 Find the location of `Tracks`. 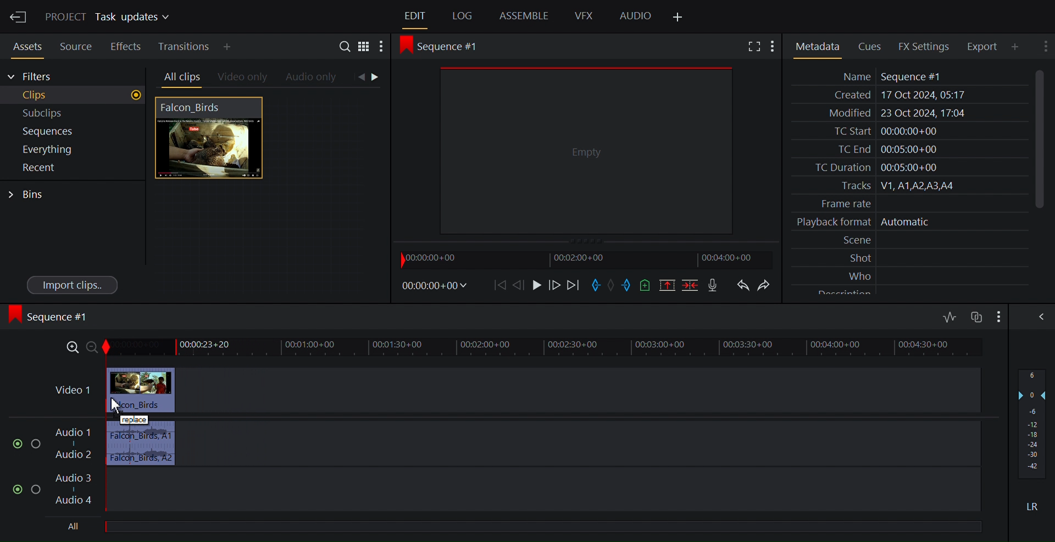

Tracks is located at coordinates (908, 186).